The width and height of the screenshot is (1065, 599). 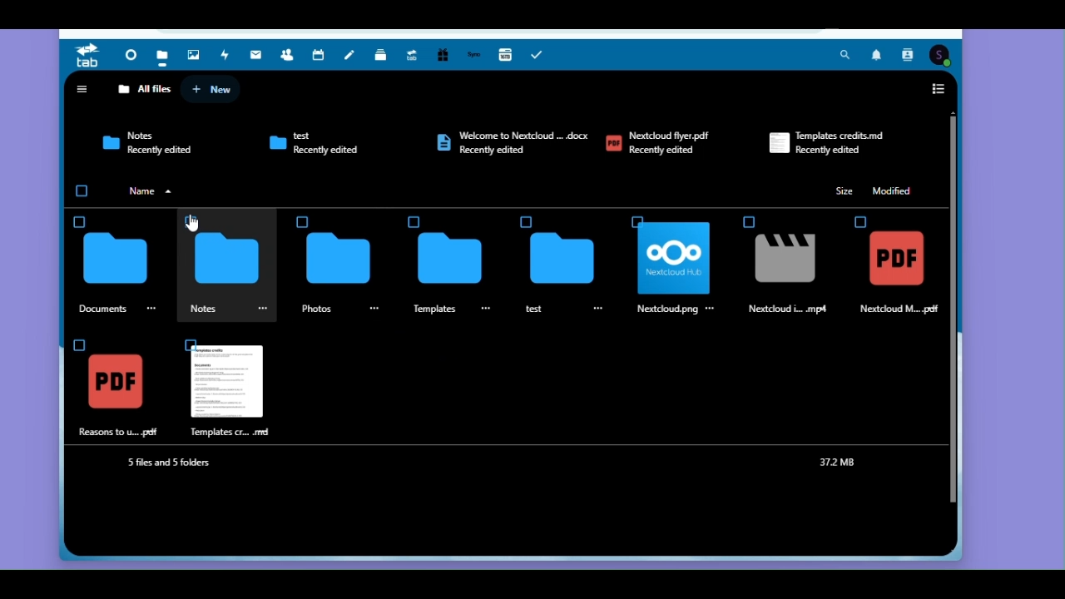 What do you see at coordinates (666, 310) in the screenshot?
I see `Nextdoud.png` at bounding box center [666, 310].